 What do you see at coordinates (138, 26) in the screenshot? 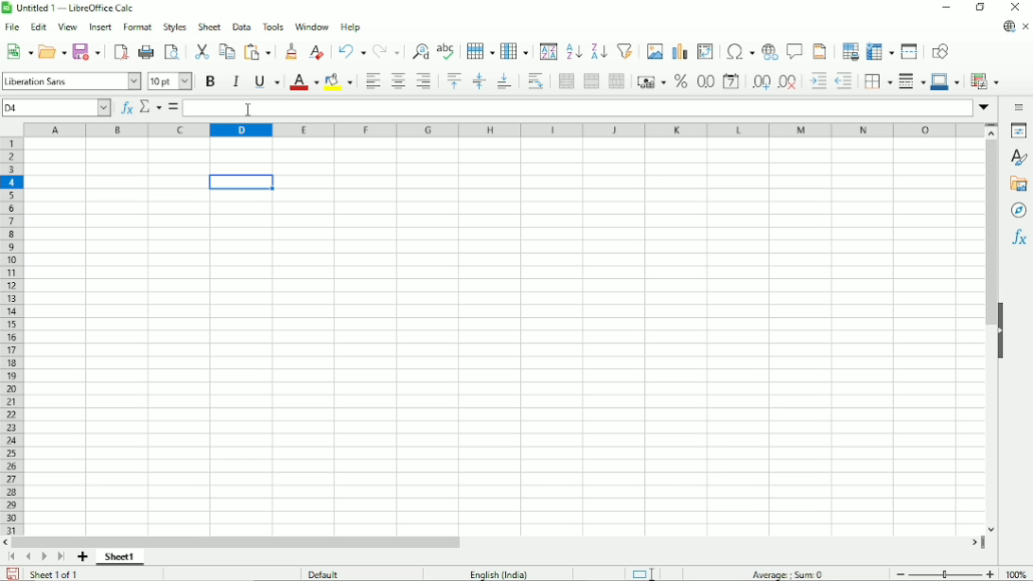
I see `Format` at bounding box center [138, 26].